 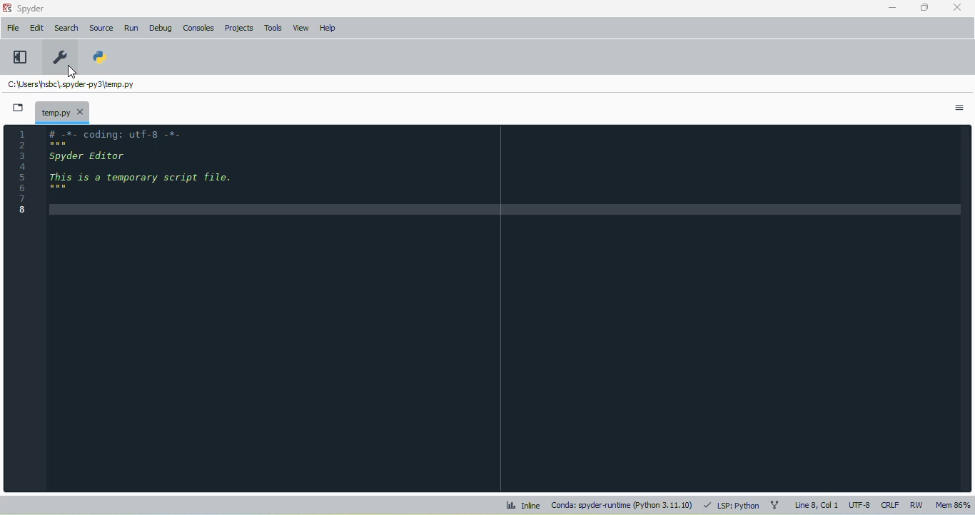 I want to click on file, so click(x=13, y=27).